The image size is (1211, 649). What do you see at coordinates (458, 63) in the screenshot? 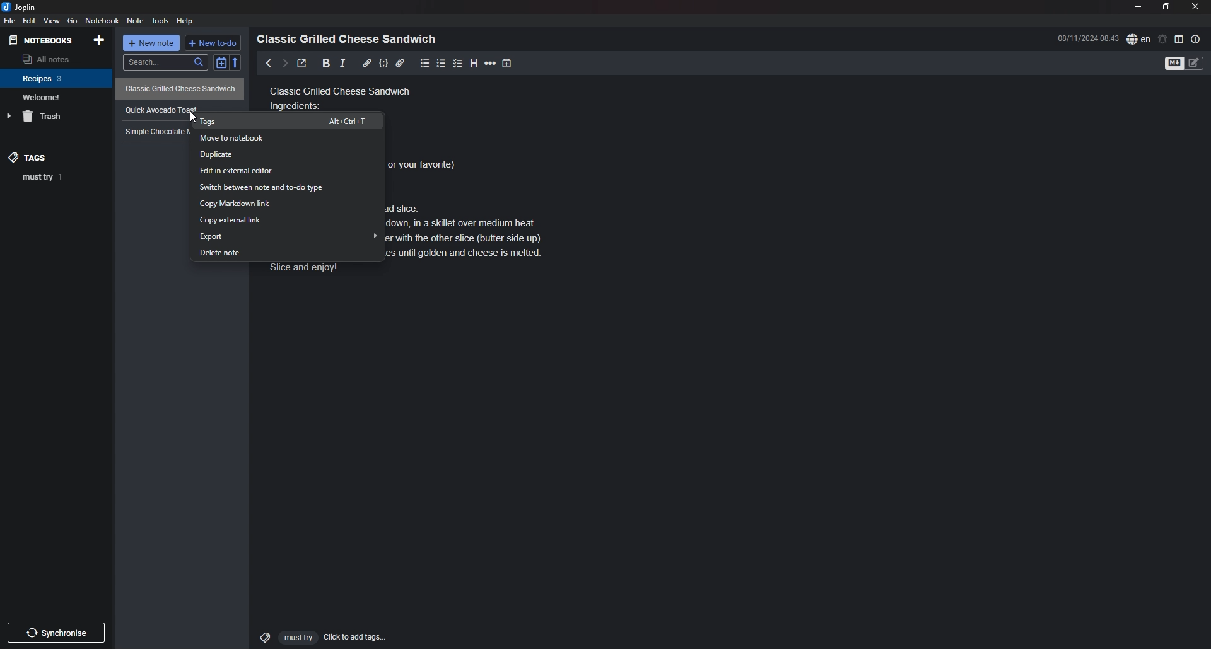
I see `checkbox` at bounding box center [458, 63].